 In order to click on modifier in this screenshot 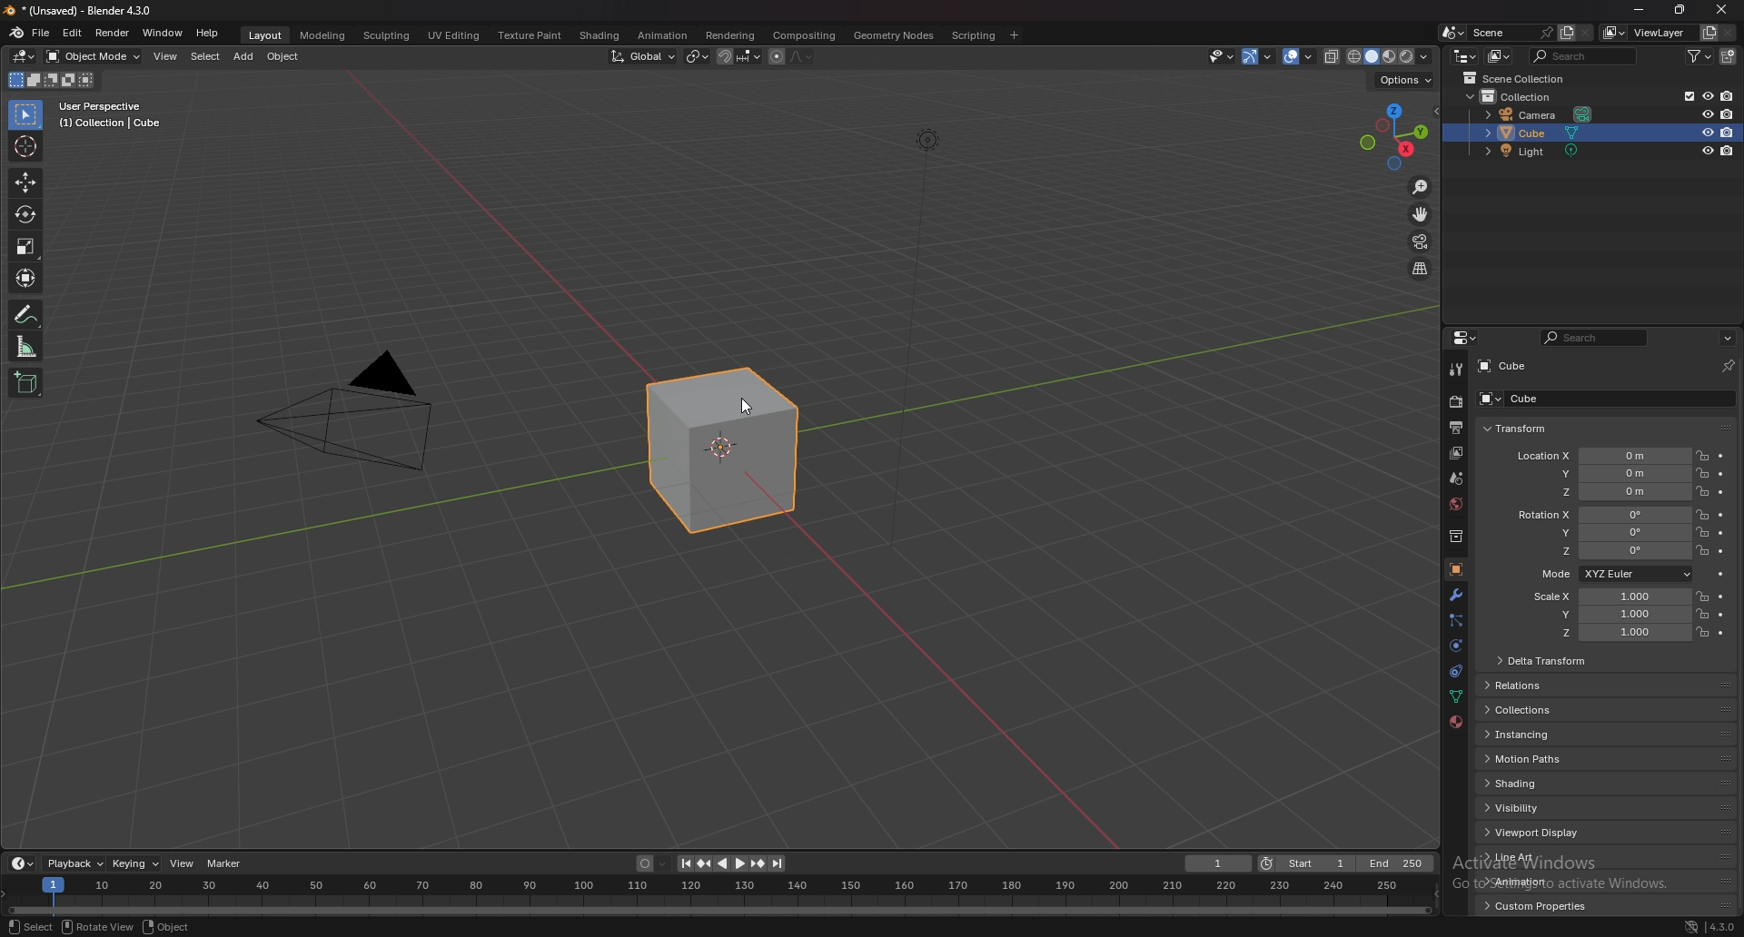, I will do `click(1457, 595)`.